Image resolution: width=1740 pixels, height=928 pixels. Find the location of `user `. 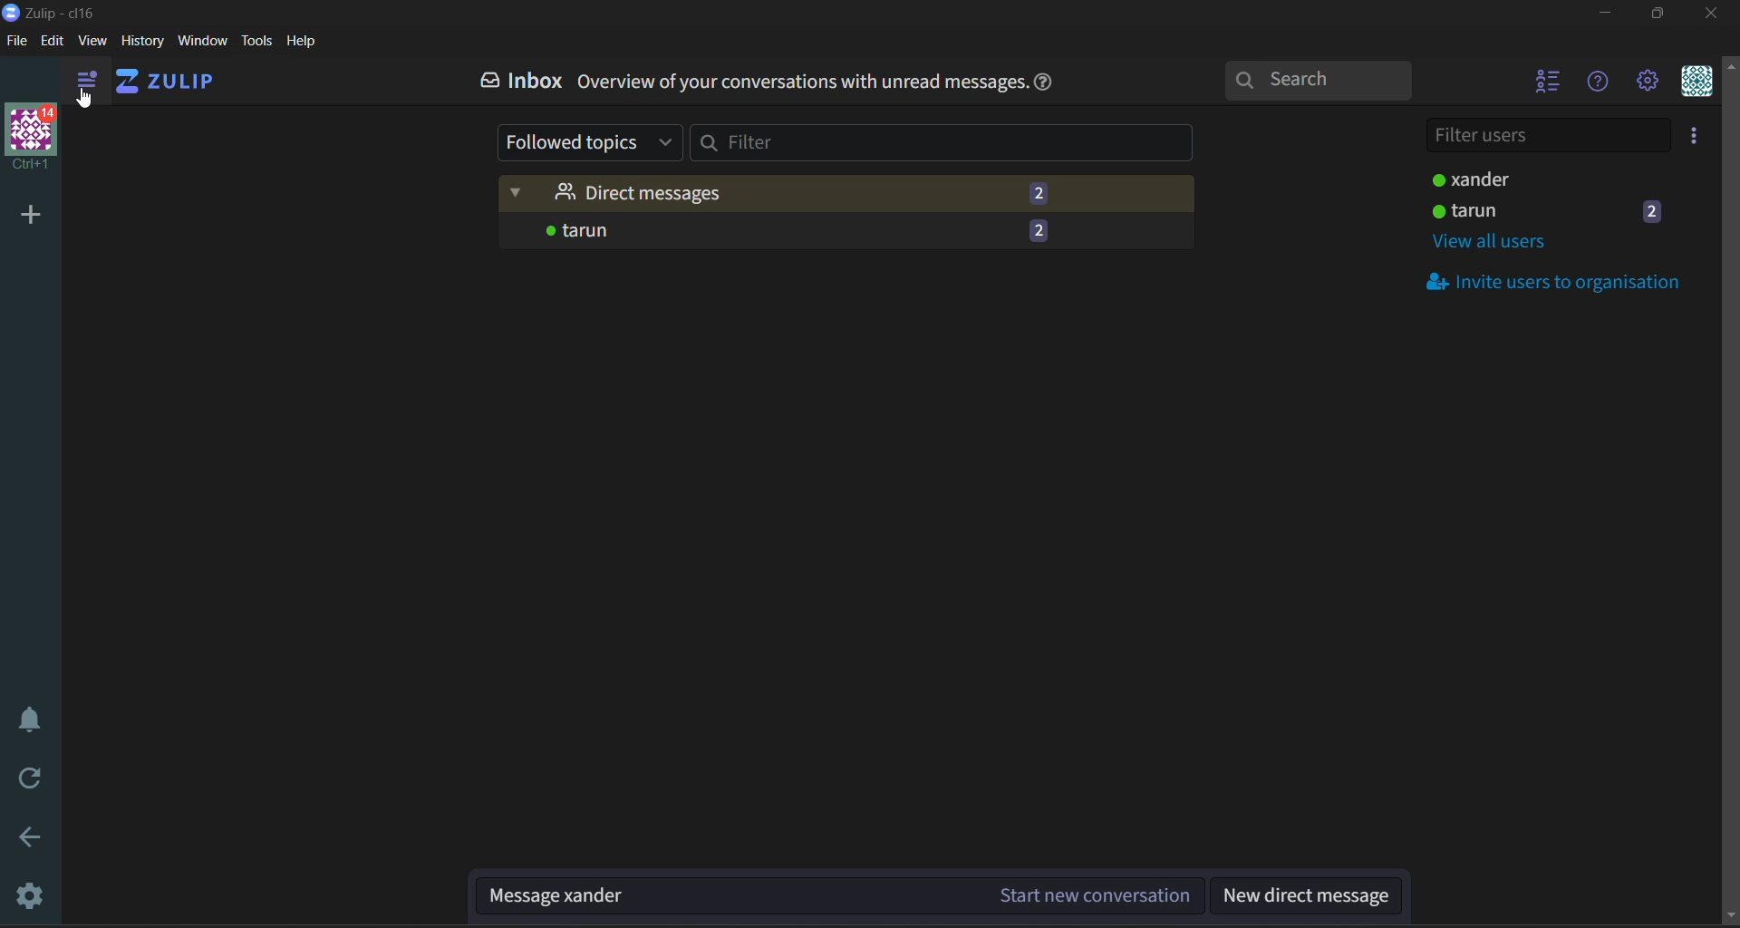

user  is located at coordinates (1553, 209).